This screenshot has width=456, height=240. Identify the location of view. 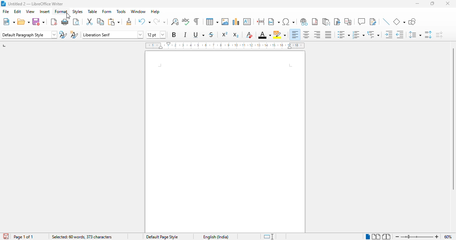
(30, 11).